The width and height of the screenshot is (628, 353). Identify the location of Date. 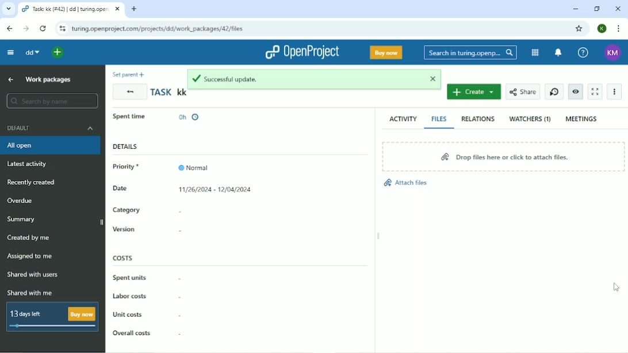
(128, 190).